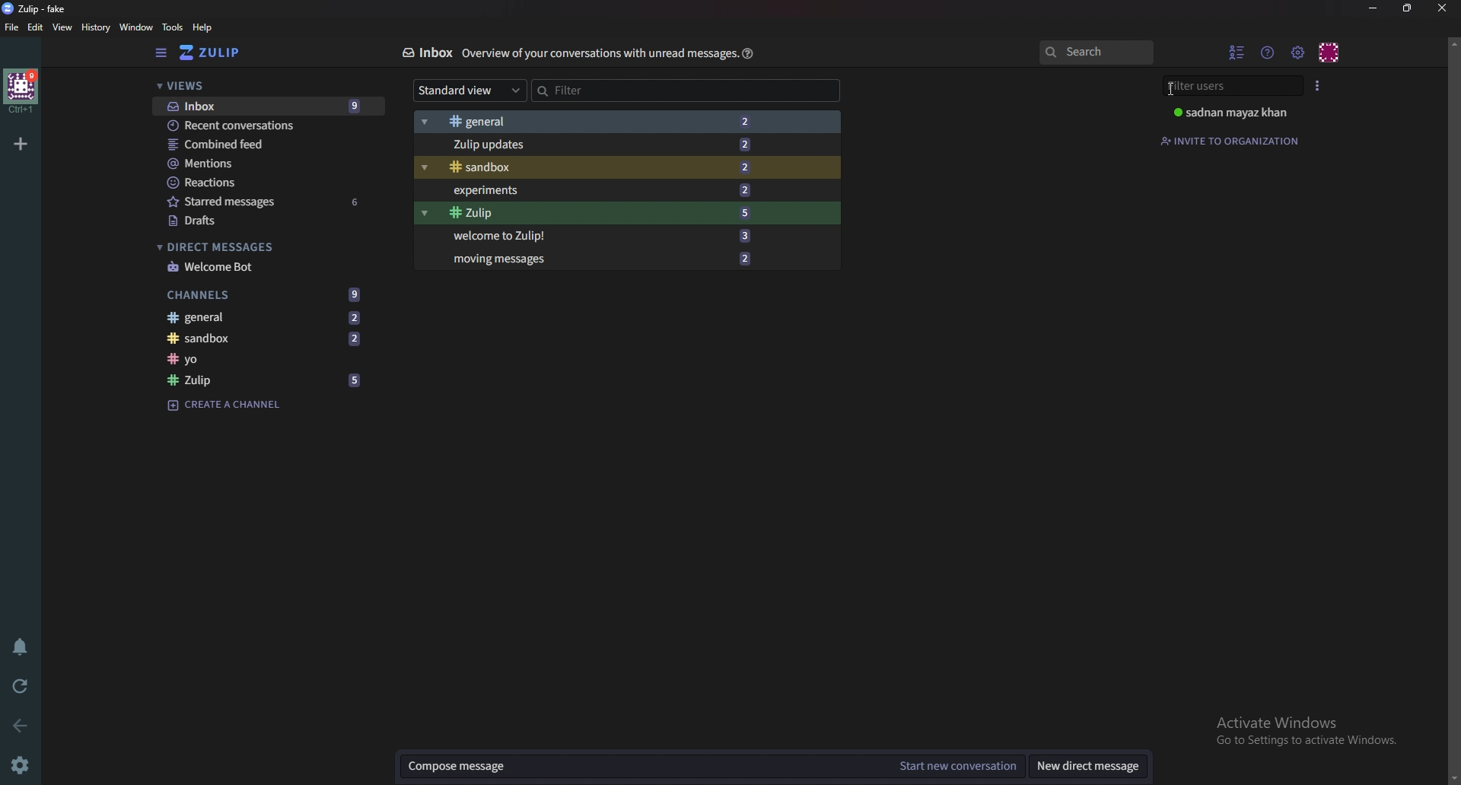  Describe the element at coordinates (172, 27) in the screenshot. I see `Tools` at that location.